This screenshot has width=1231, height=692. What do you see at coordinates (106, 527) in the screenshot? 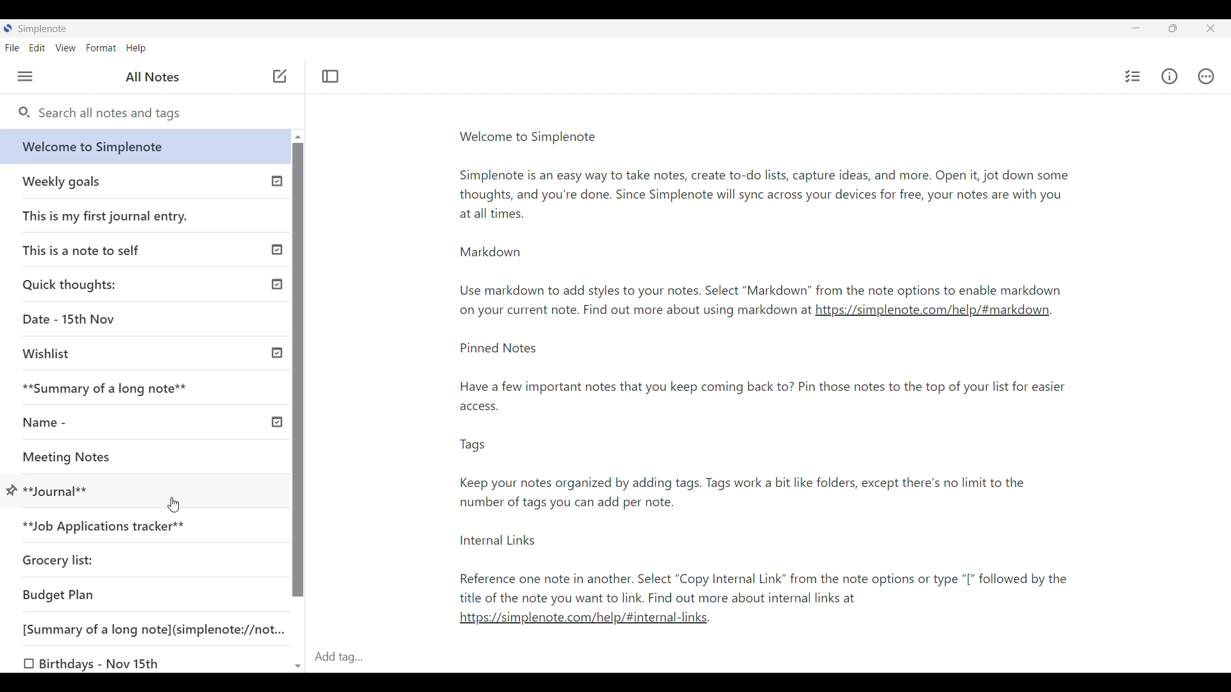
I see `**Job Applications tracker**` at bounding box center [106, 527].